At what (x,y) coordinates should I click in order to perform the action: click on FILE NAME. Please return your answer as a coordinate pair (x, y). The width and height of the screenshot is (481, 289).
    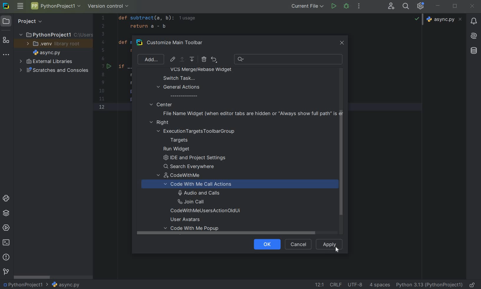
    Looking at the image, I should click on (65, 285).